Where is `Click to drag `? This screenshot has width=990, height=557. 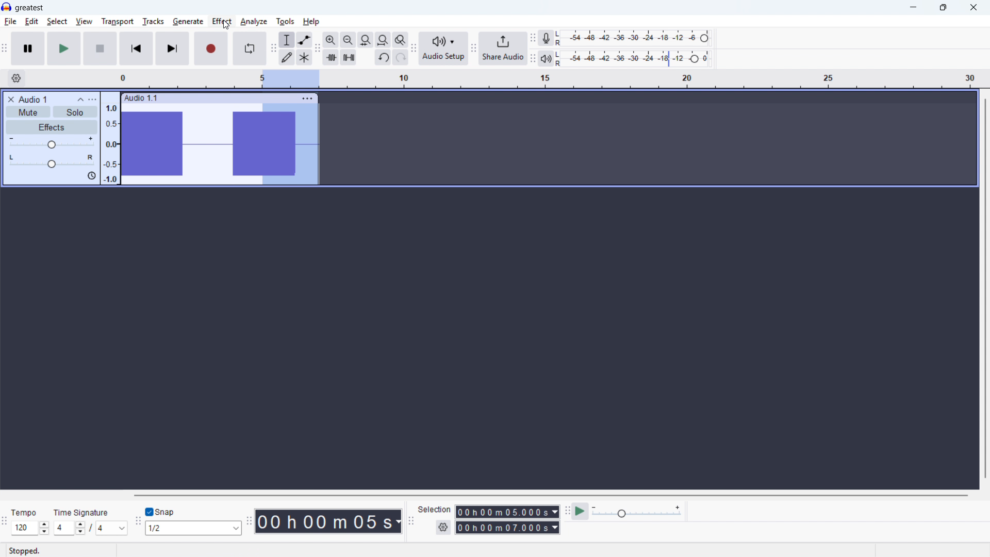
Click to drag  is located at coordinates (230, 97).